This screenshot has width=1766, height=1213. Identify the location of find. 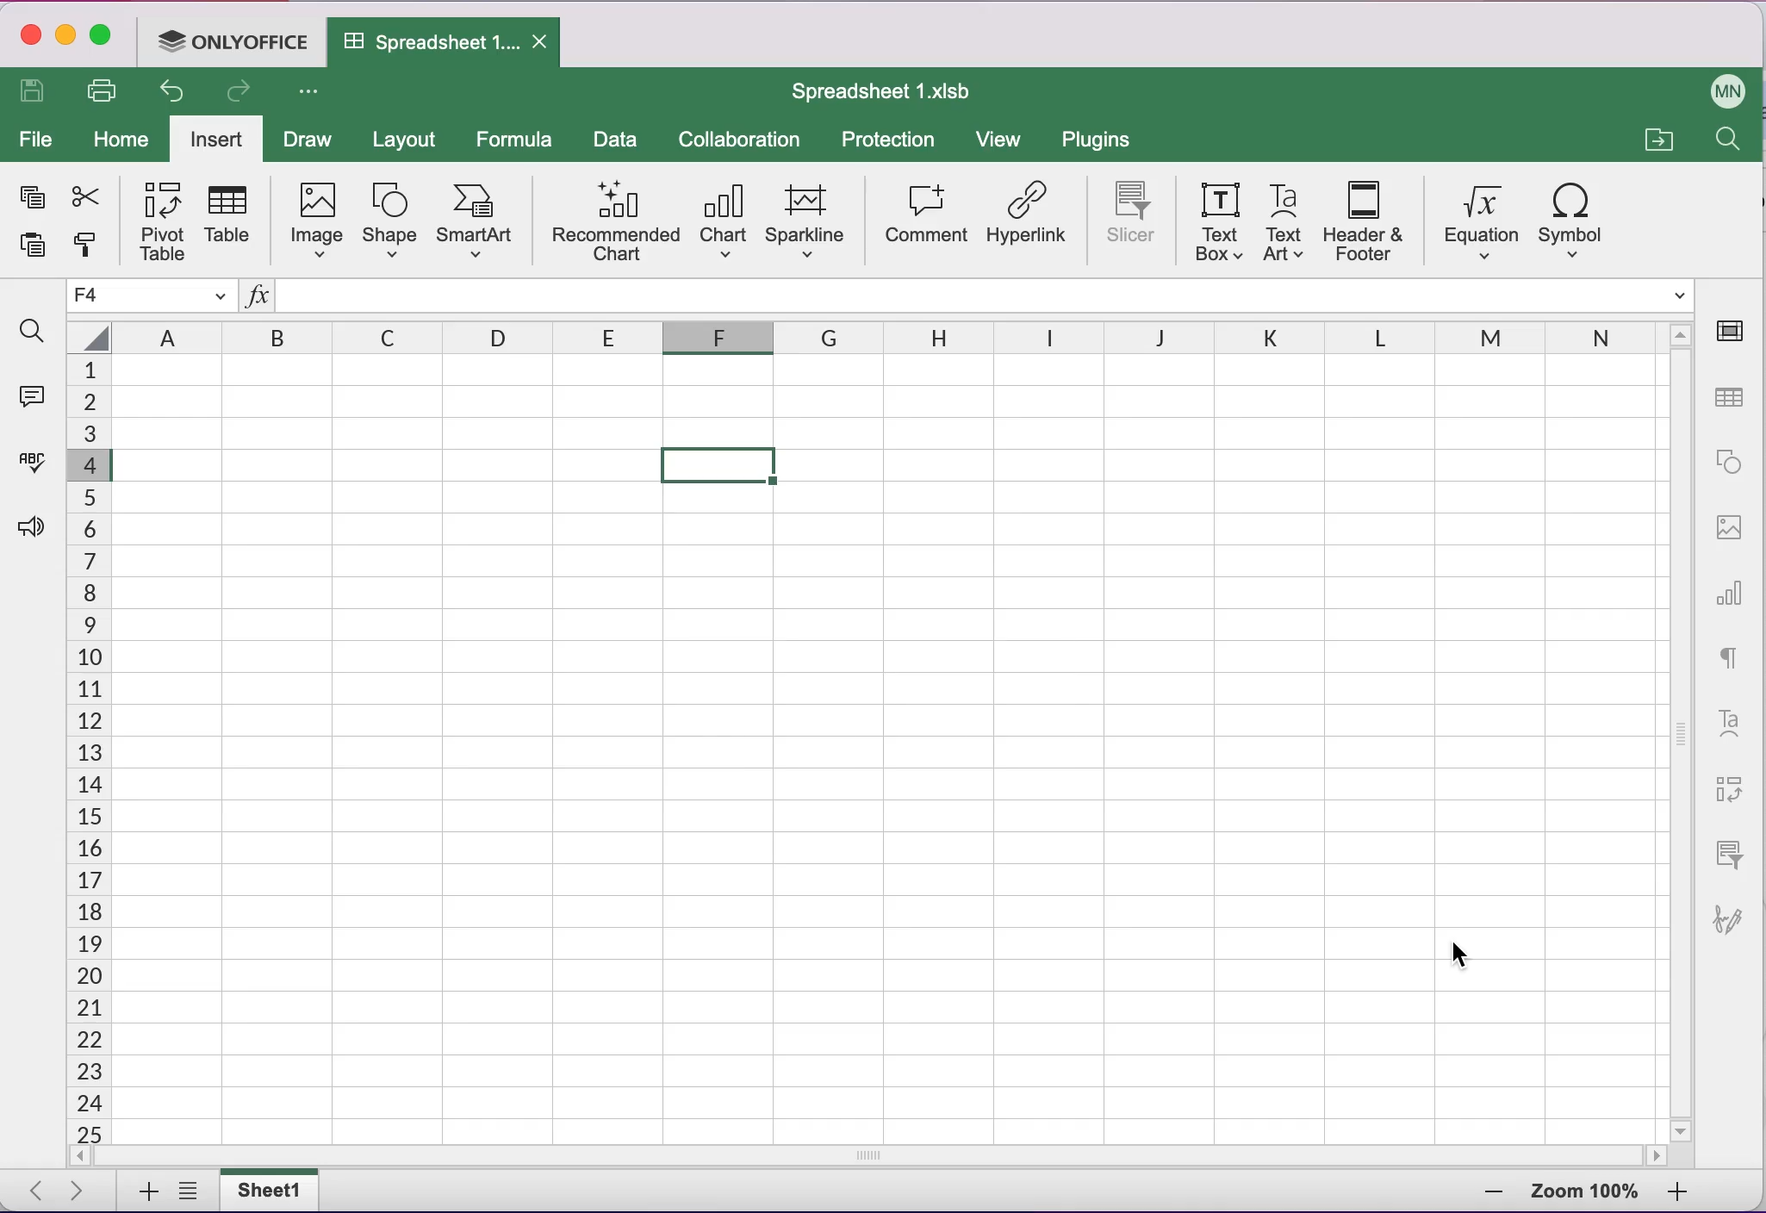
(1732, 145).